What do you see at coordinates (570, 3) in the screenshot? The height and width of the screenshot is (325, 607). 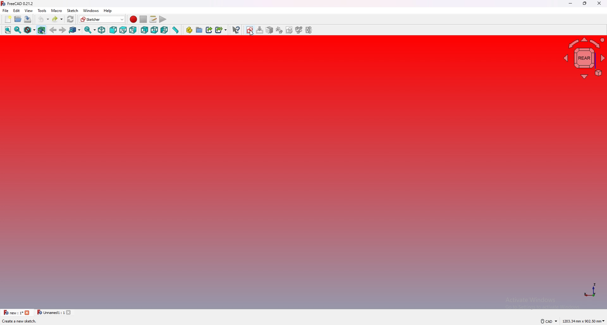 I see `minimize` at bounding box center [570, 3].